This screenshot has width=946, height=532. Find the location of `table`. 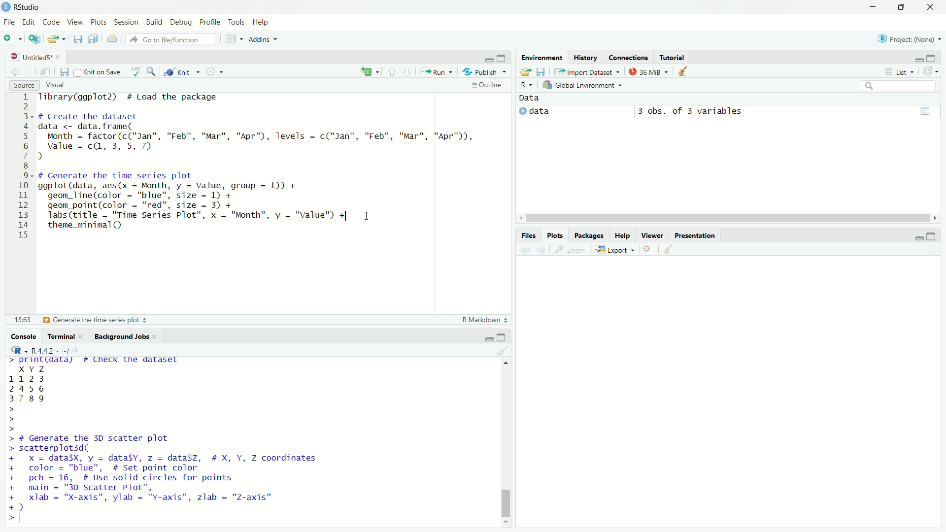

table is located at coordinates (925, 110).